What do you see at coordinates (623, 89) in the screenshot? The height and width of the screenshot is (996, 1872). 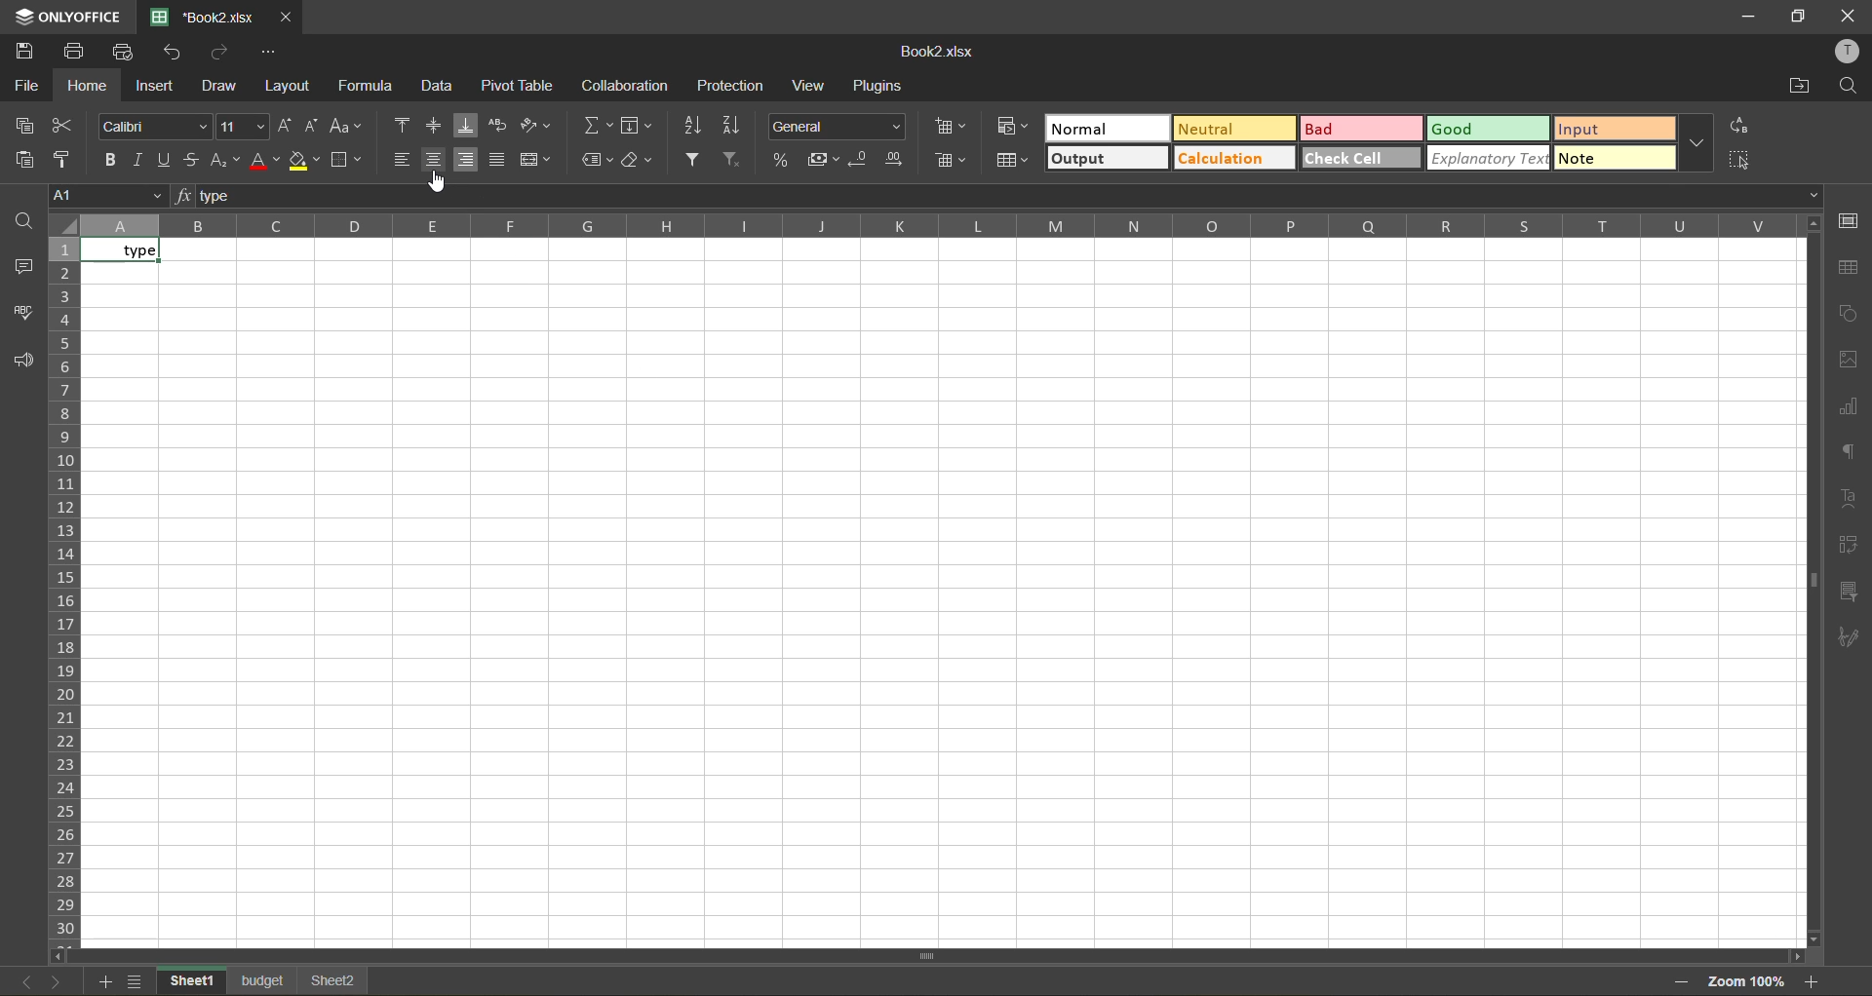 I see `collaboration` at bounding box center [623, 89].